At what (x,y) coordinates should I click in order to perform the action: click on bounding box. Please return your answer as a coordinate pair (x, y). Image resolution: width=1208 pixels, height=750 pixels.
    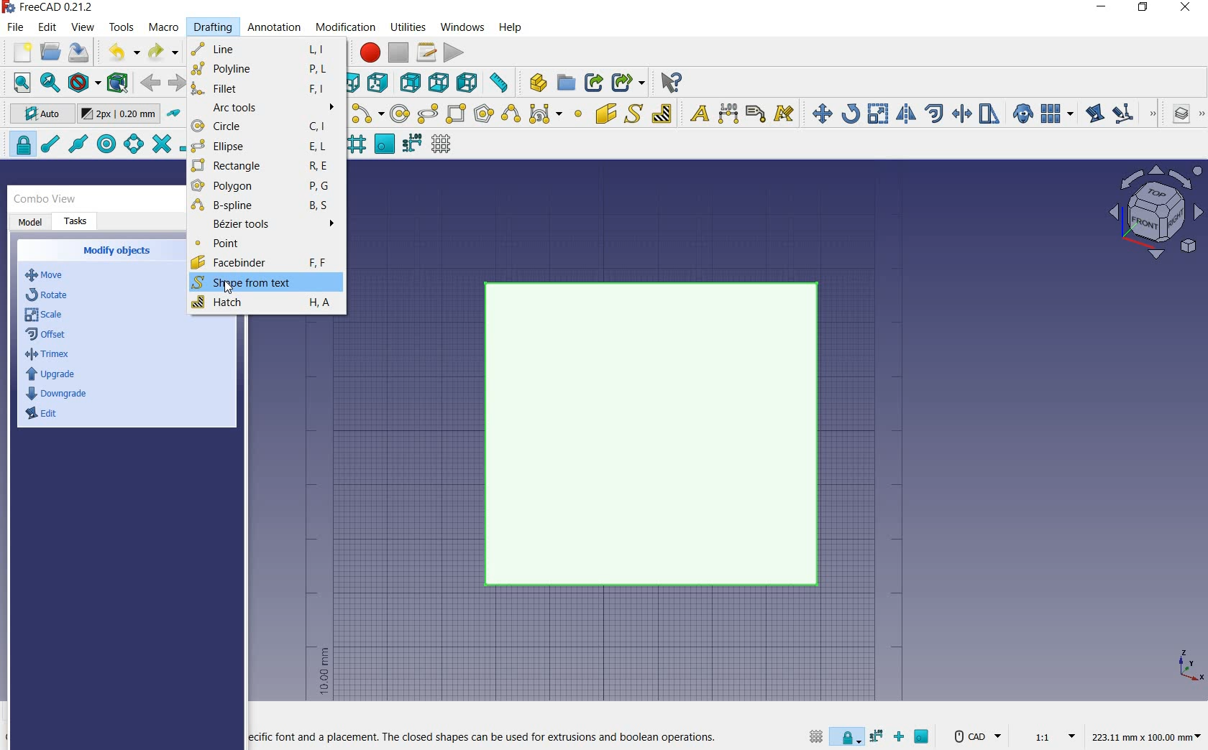
    Looking at the image, I should click on (119, 84).